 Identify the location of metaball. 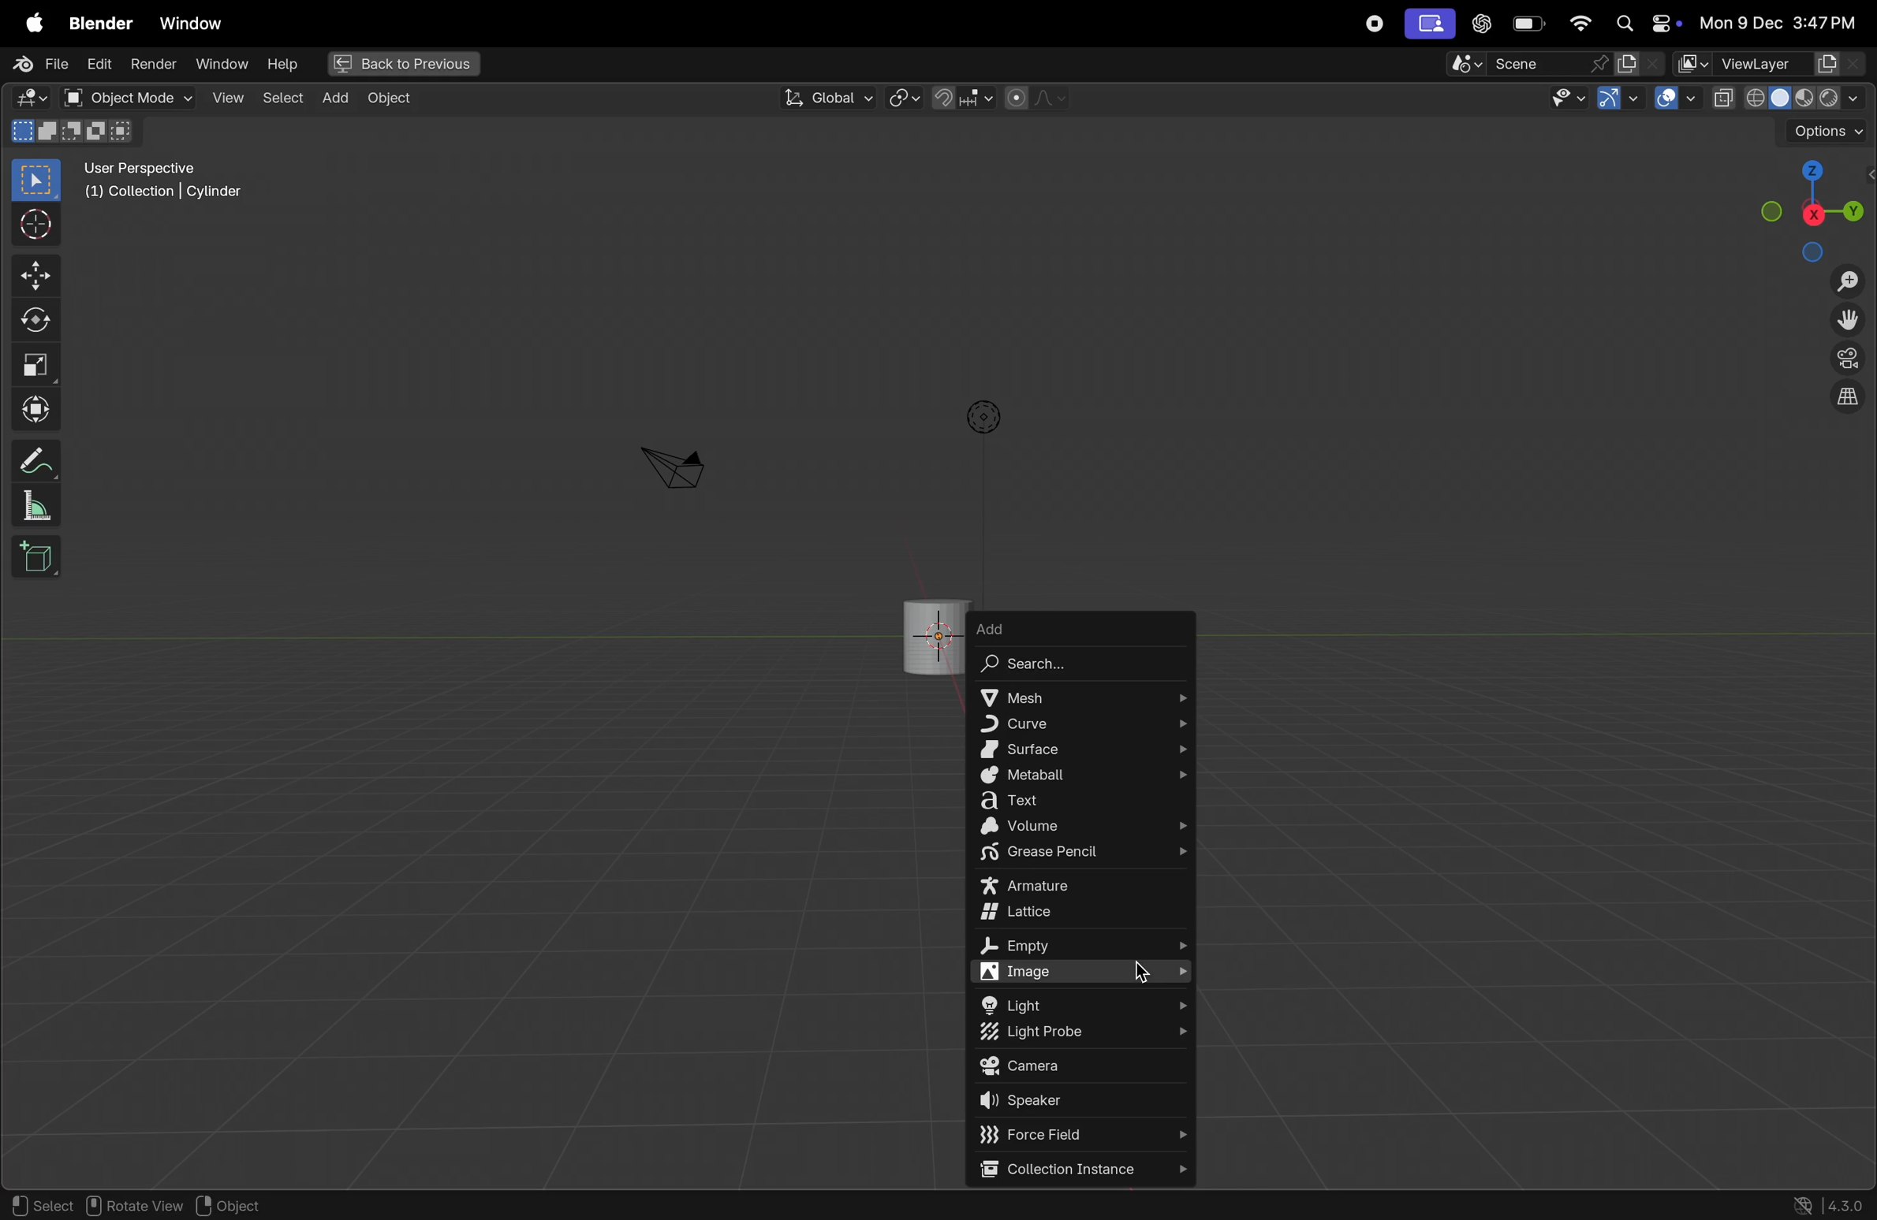
(1085, 776).